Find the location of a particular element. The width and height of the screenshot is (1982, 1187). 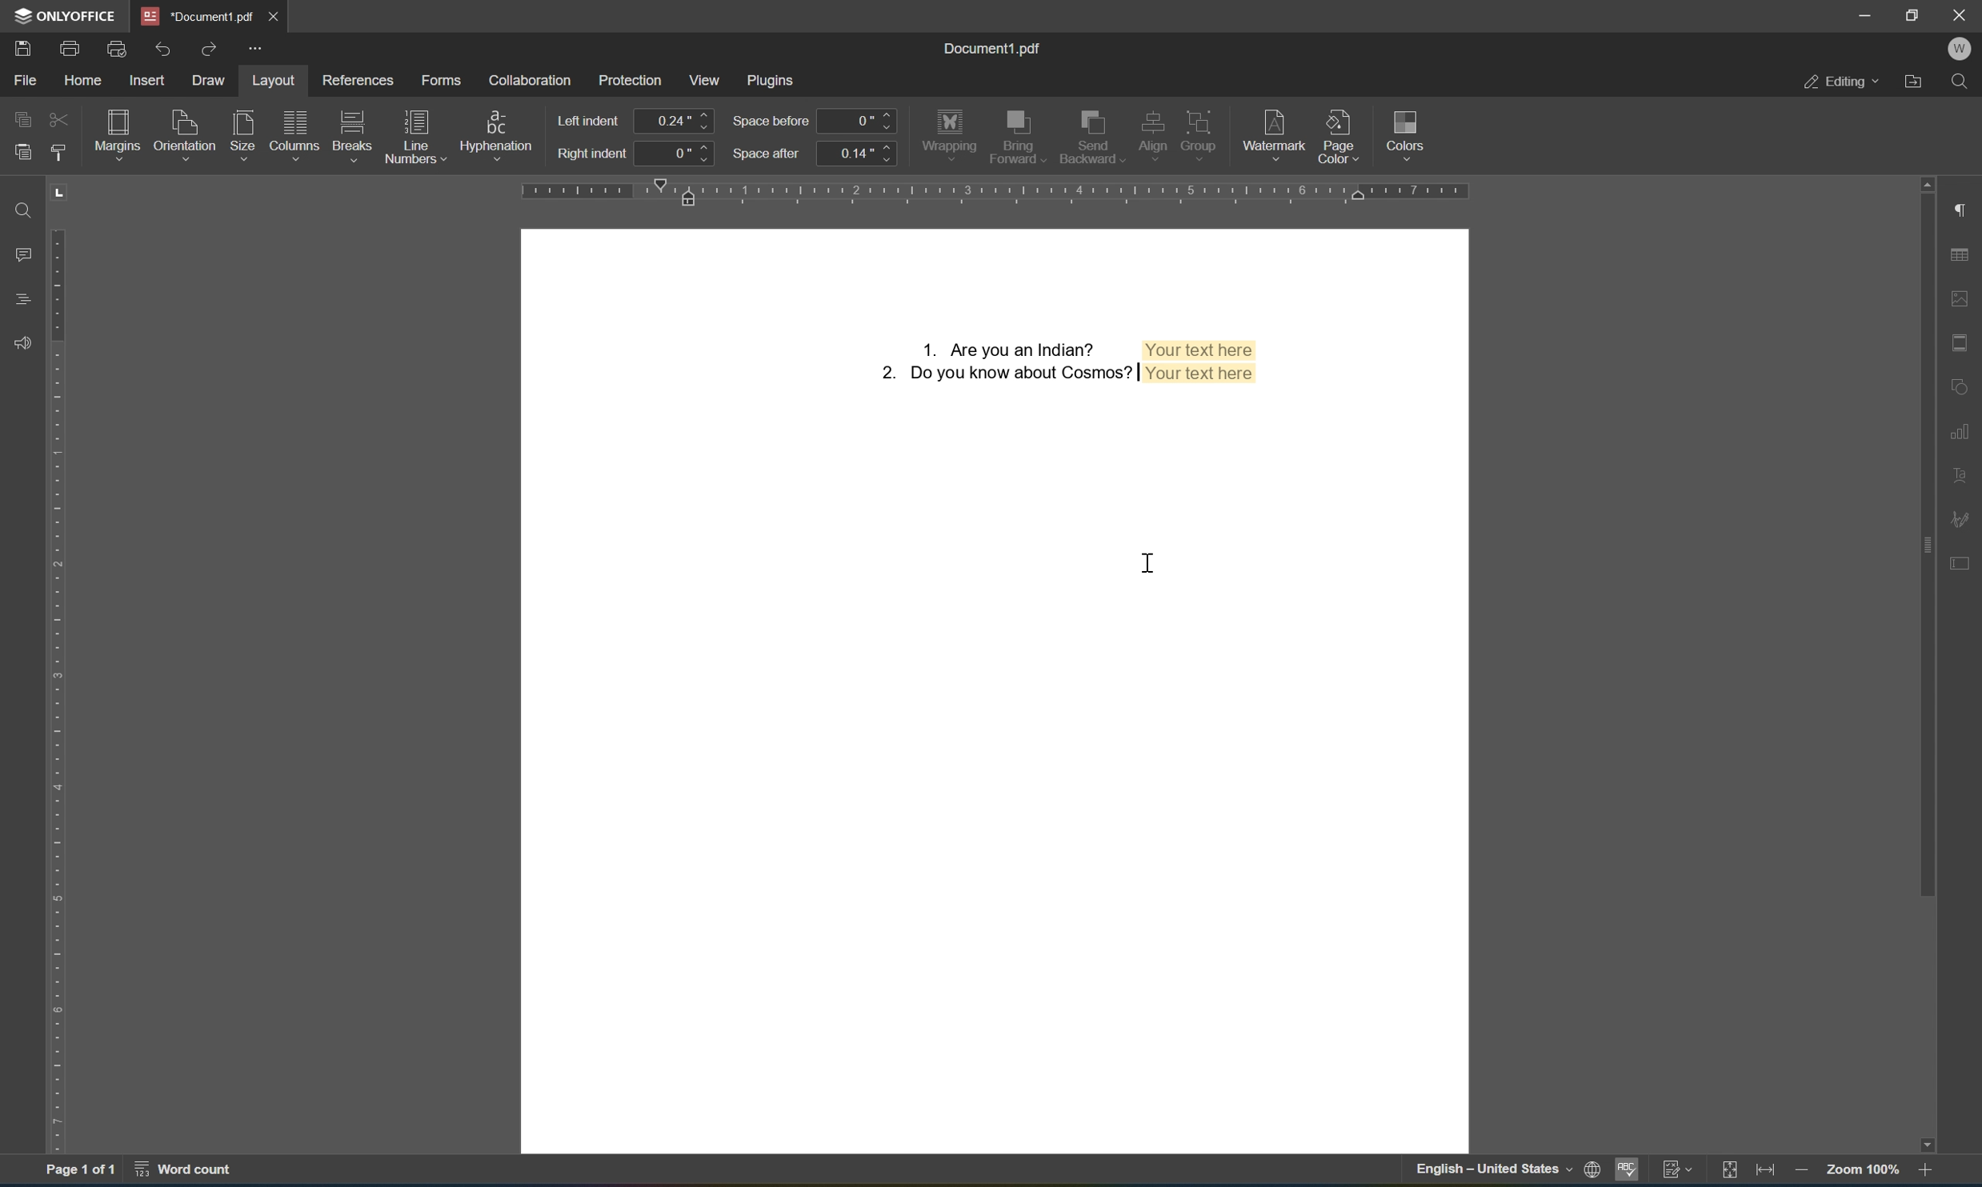

document1.pdf is located at coordinates (995, 50).